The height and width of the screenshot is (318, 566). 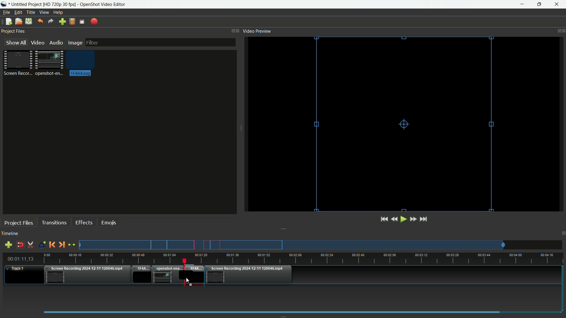 What do you see at coordinates (5, 4) in the screenshot?
I see `App icon` at bounding box center [5, 4].